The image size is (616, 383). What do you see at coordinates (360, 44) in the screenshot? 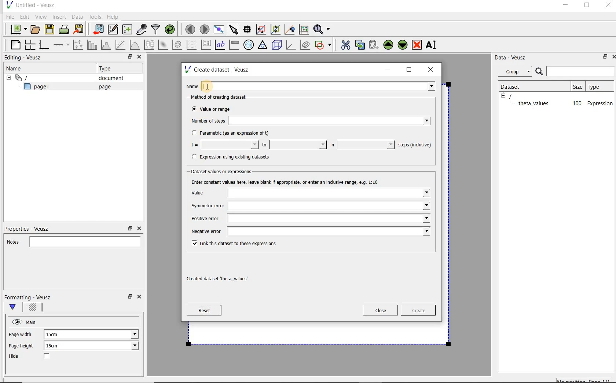
I see `copy the selected widget` at bounding box center [360, 44].